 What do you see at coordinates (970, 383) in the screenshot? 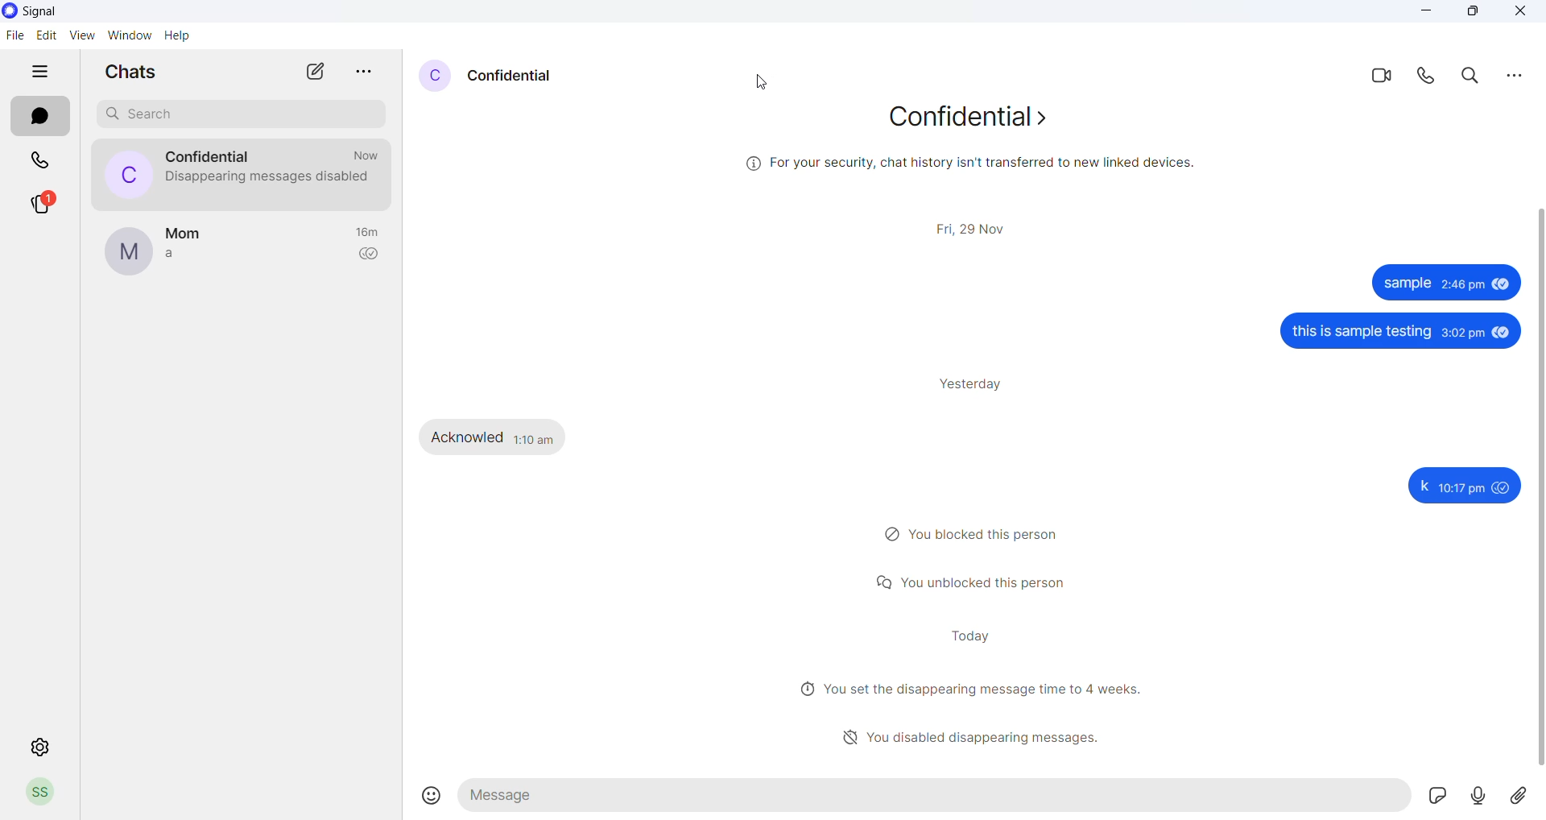
I see `` at bounding box center [970, 383].